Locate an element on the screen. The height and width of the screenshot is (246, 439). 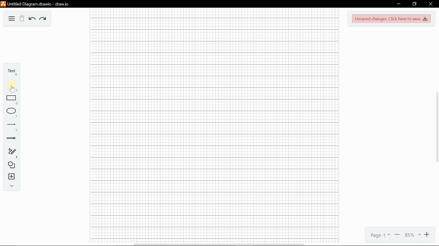
Diagram is located at coordinates (11, 18).